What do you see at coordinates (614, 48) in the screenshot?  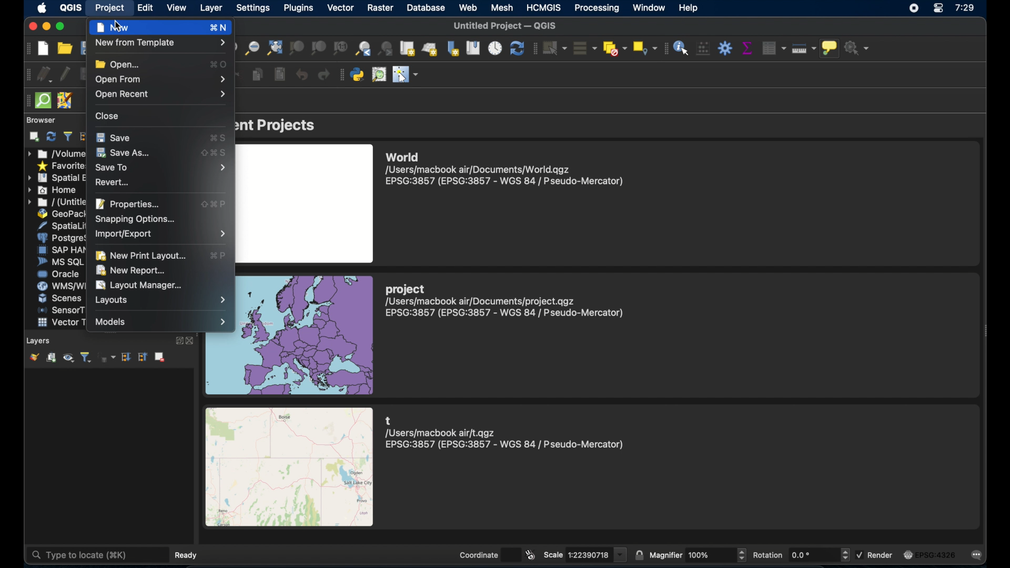 I see `deselect features form all layers` at bounding box center [614, 48].